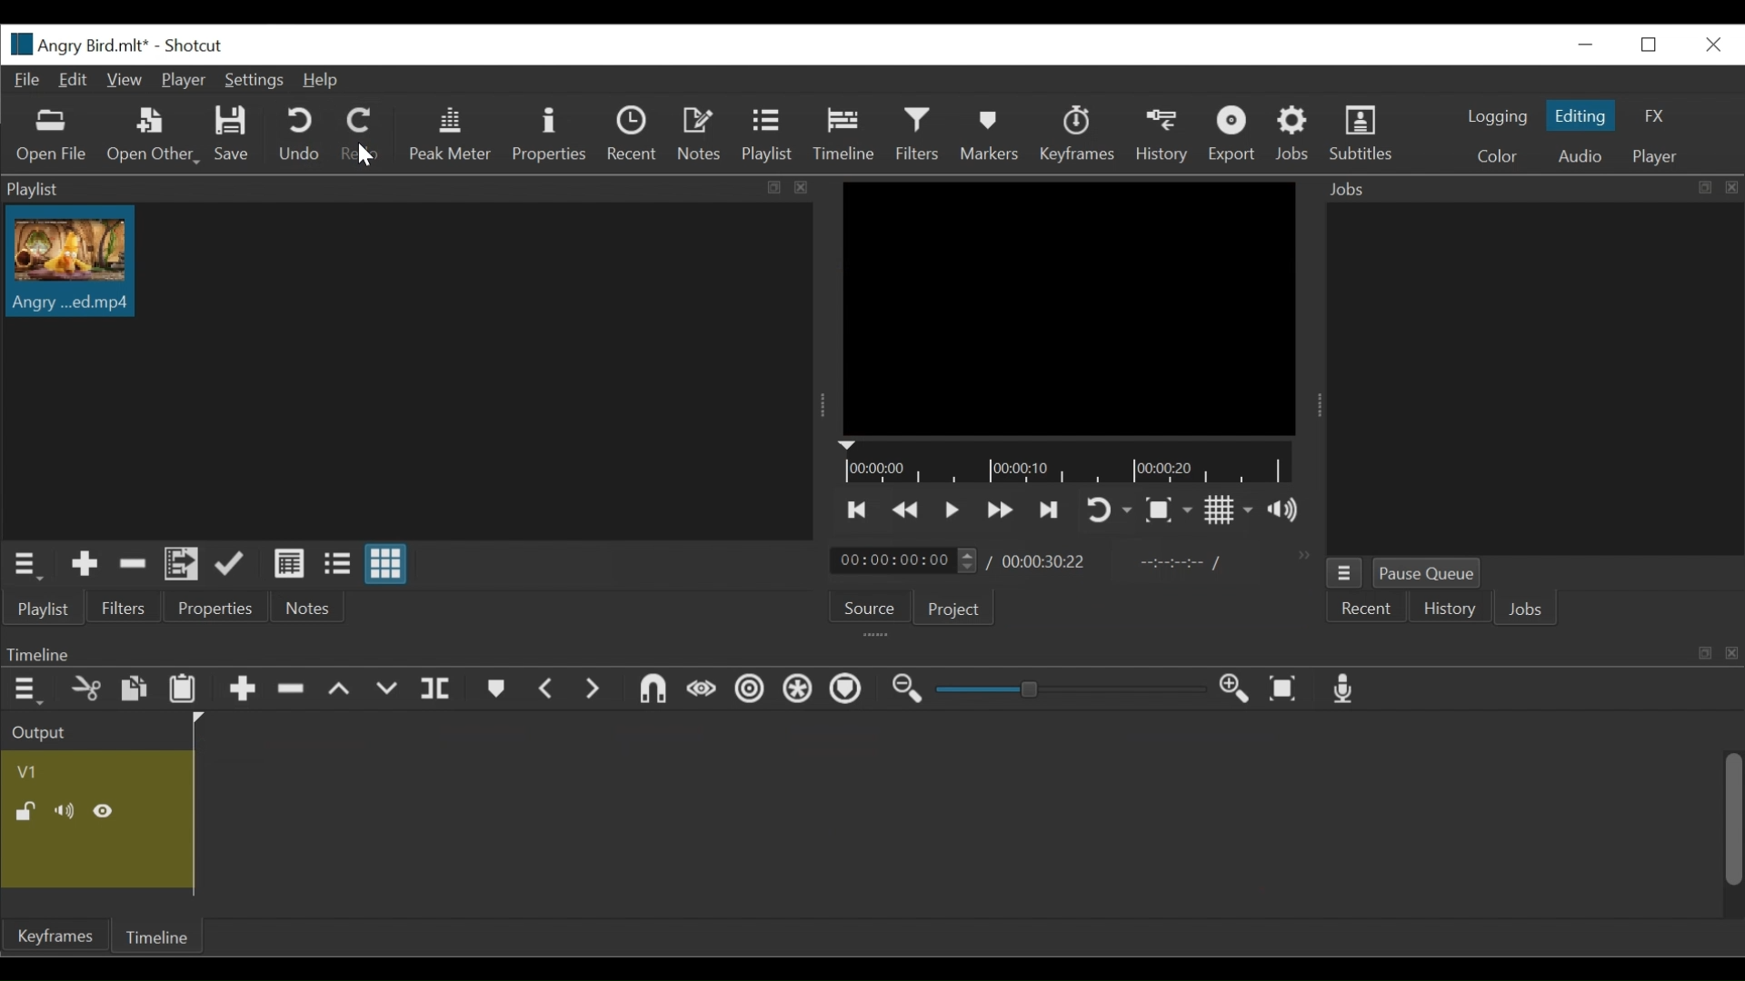 The image size is (1745, 981). Describe the element at coordinates (726, 730) in the screenshot. I see `Timeline` at that location.